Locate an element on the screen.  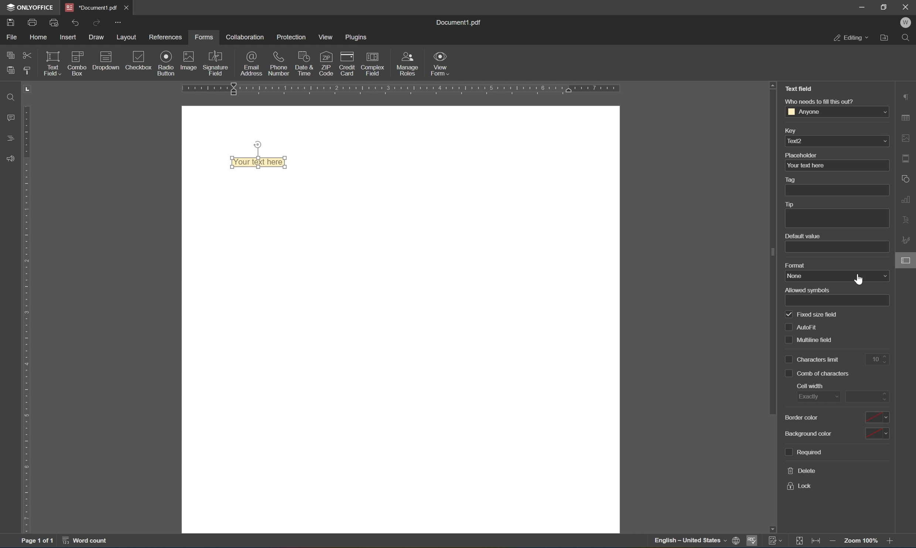
anyone is located at coordinates (836, 112).